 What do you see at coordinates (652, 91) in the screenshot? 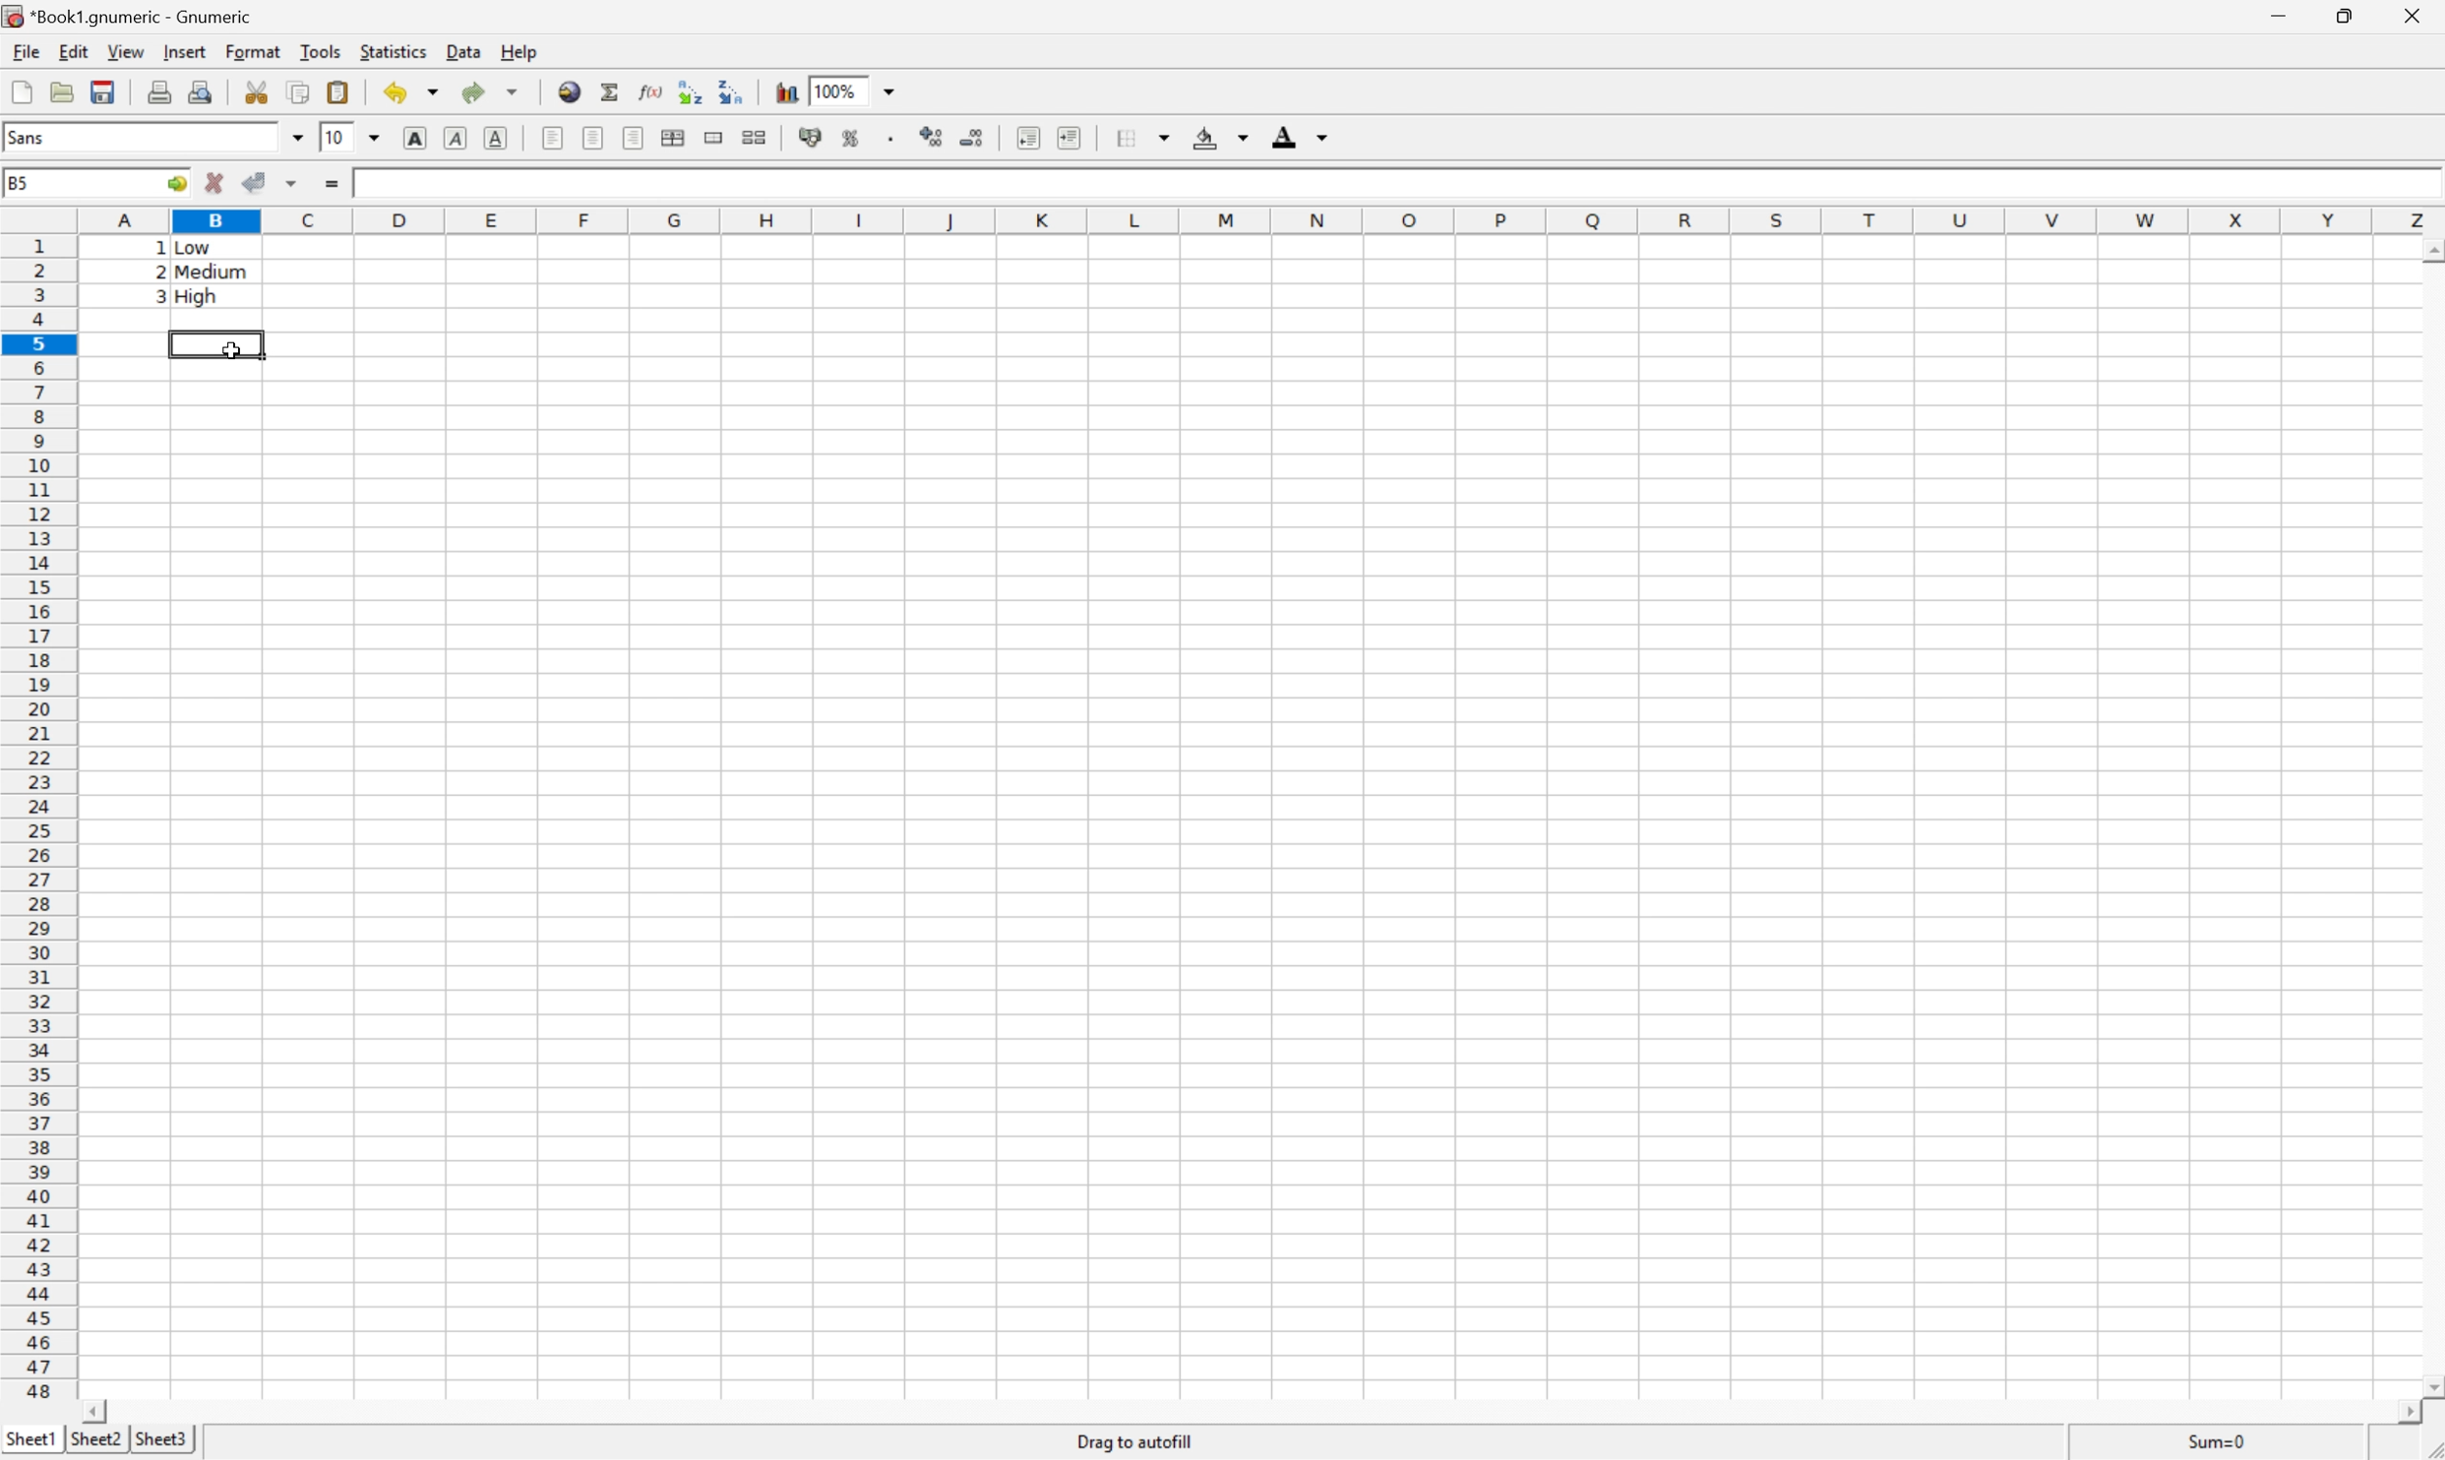
I see `Edit function in current cell` at bounding box center [652, 91].